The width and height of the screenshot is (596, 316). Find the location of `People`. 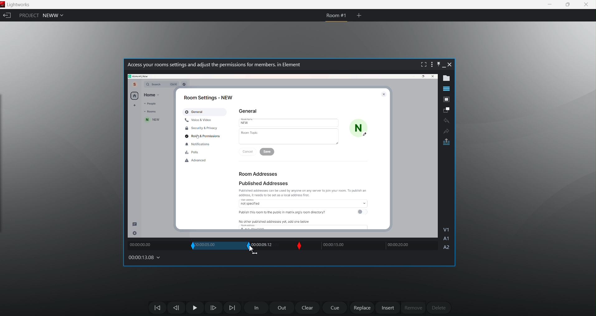

People is located at coordinates (150, 104).